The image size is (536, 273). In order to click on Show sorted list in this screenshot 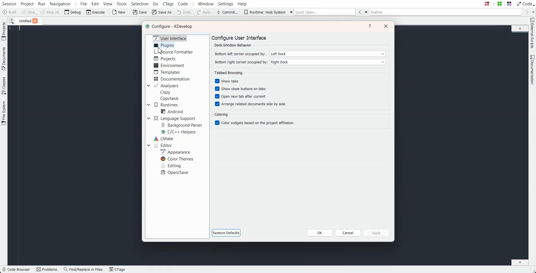, I will do `click(11, 21)`.